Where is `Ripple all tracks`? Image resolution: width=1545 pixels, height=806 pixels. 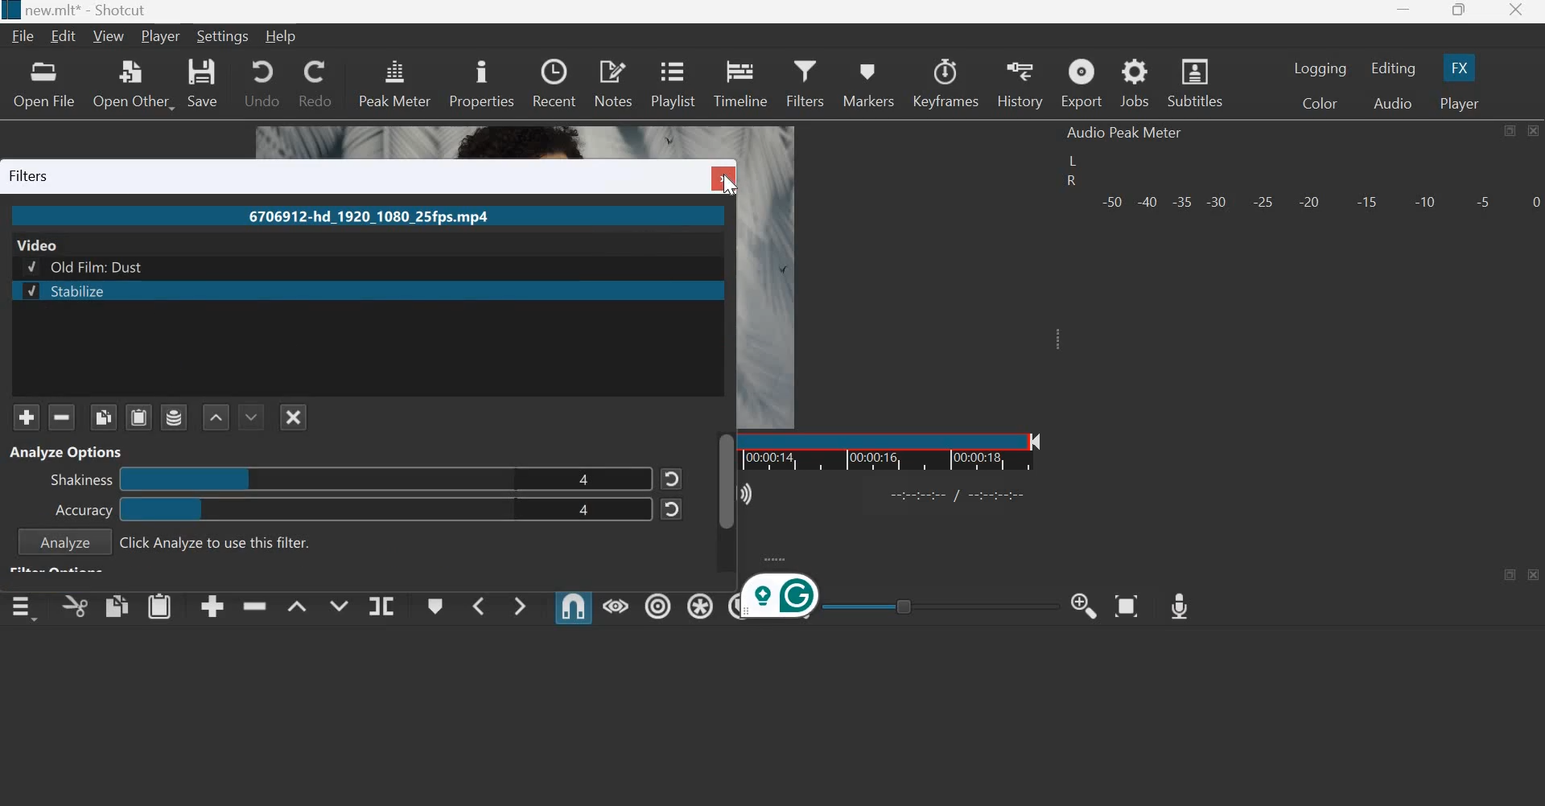 Ripple all tracks is located at coordinates (700, 604).